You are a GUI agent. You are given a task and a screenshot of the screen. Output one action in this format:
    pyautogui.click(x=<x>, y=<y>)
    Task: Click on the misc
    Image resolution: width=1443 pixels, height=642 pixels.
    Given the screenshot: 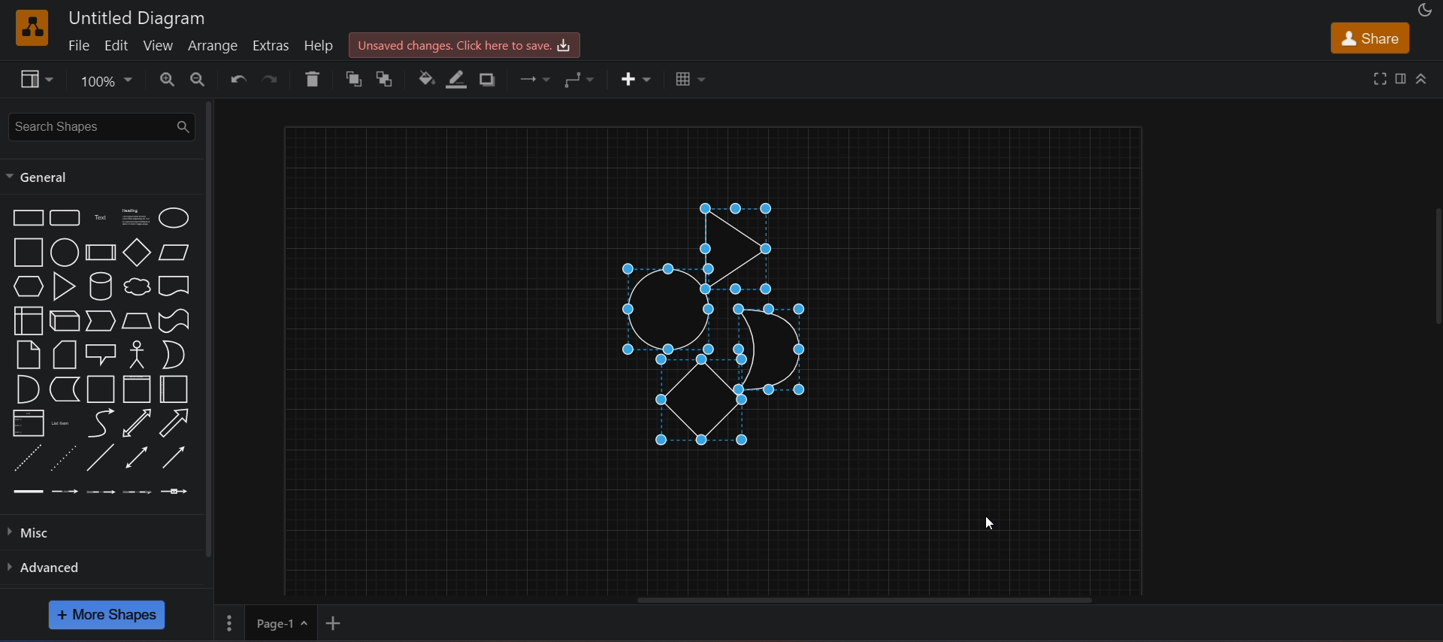 What is the action you would take?
    pyautogui.click(x=34, y=534)
    